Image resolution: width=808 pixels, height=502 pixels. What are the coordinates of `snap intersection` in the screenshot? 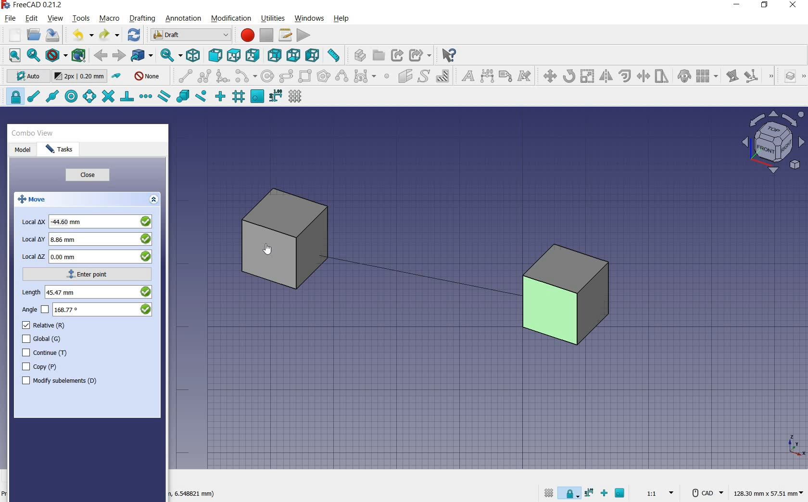 It's located at (109, 96).